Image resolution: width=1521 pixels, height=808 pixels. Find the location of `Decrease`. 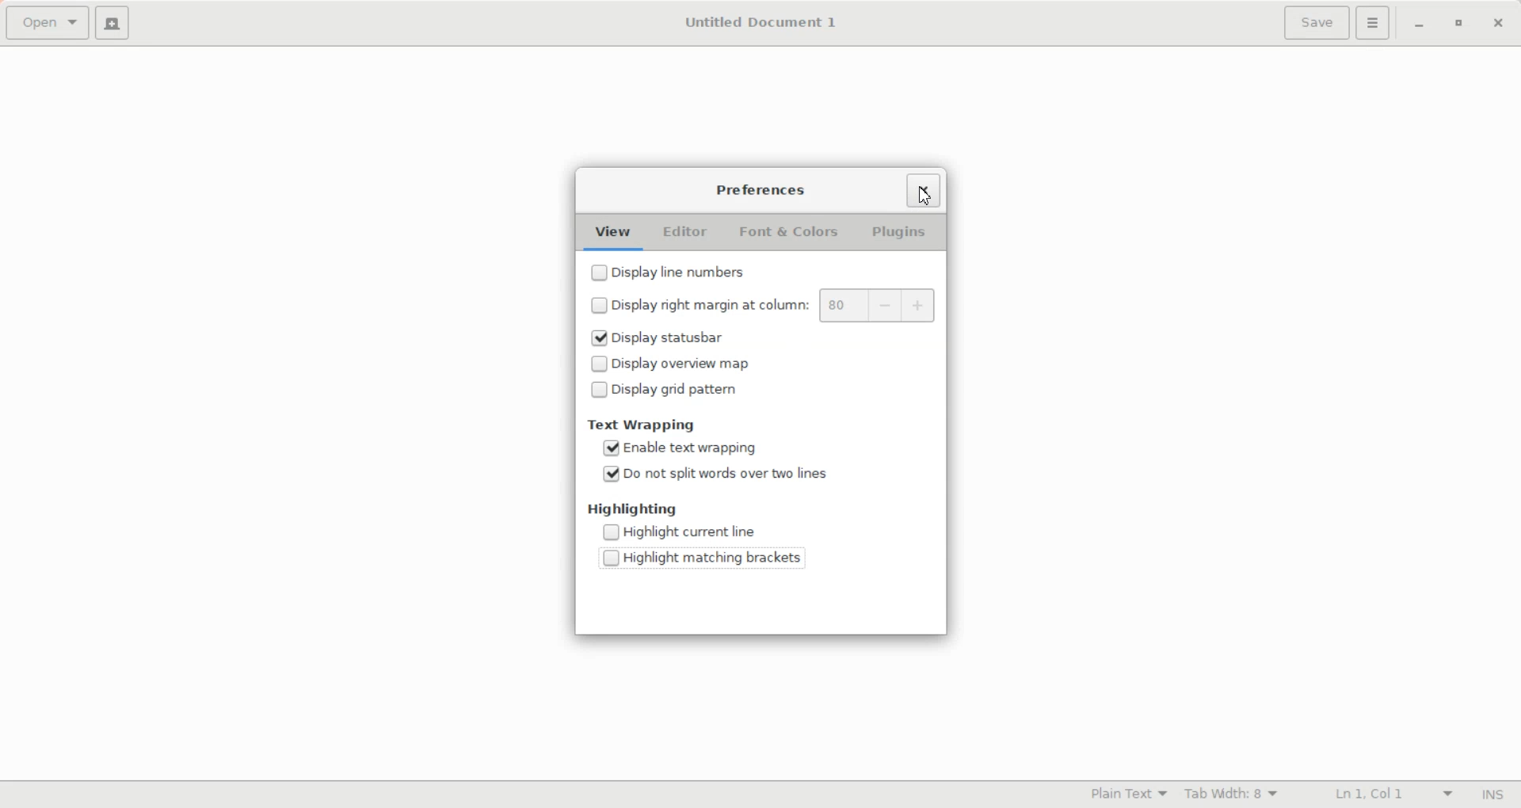

Decrease is located at coordinates (886, 307).